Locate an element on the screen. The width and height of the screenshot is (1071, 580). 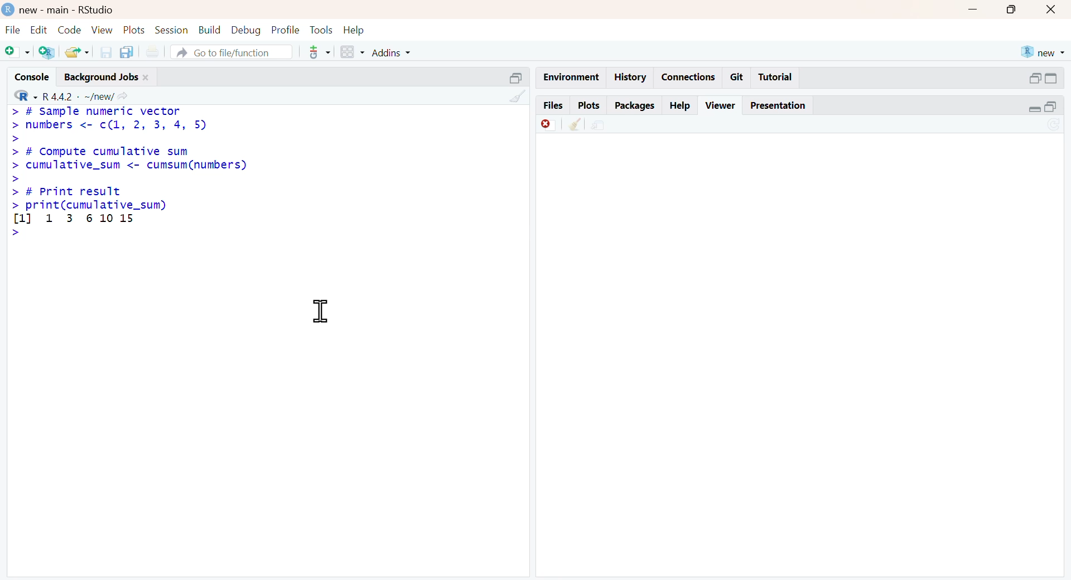
maximize is located at coordinates (1012, 9).